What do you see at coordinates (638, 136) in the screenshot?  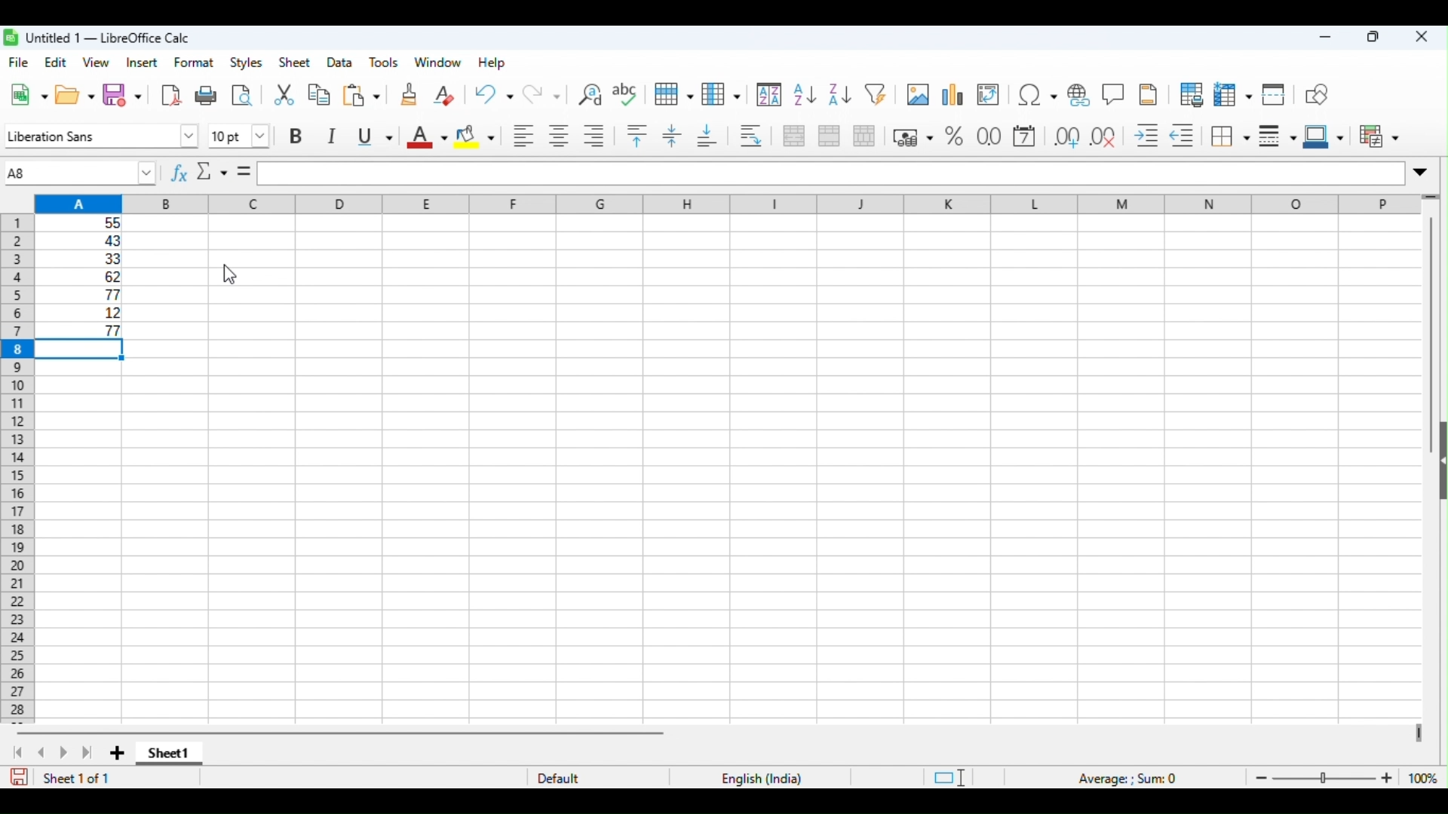 I see `align top` at bounding box center [638, 136].